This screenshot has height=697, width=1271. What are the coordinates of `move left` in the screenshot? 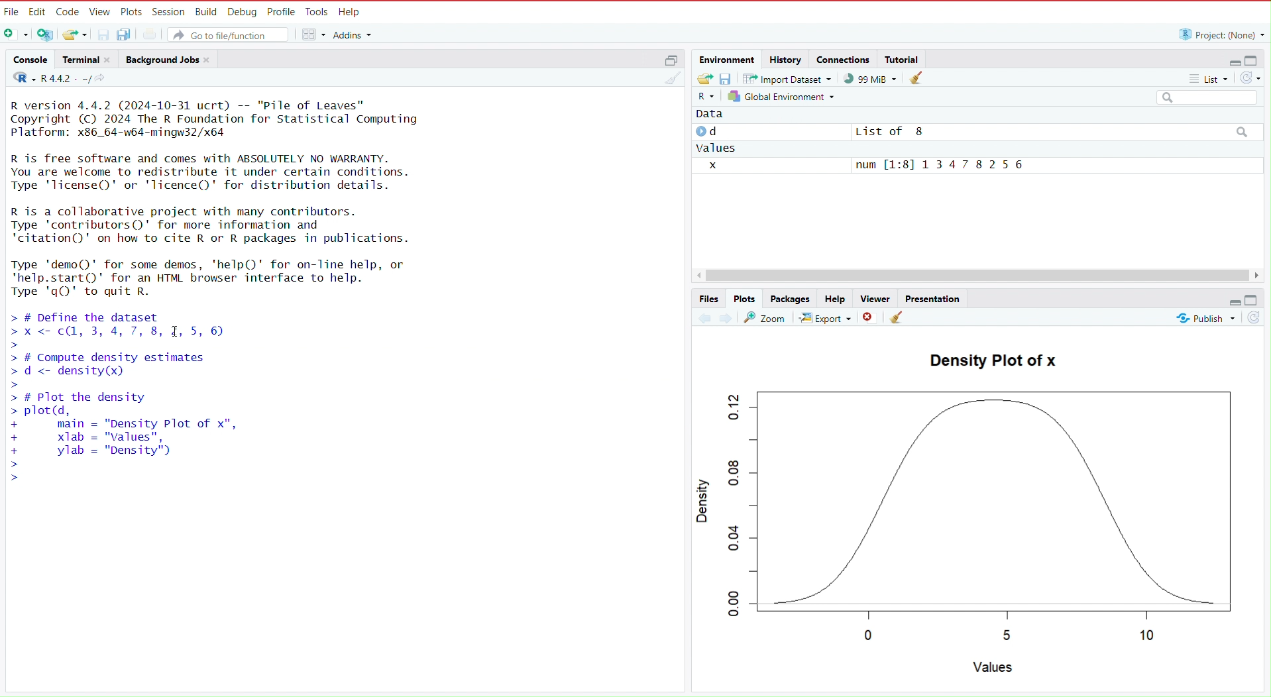 It's located at (696, 274).